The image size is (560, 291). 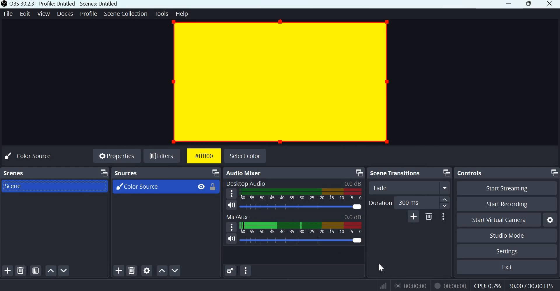 What do you see at coordinates (409, 188) in the screenshot?
I see `Transition Type Dropdown` at bounding box center [409, 188].